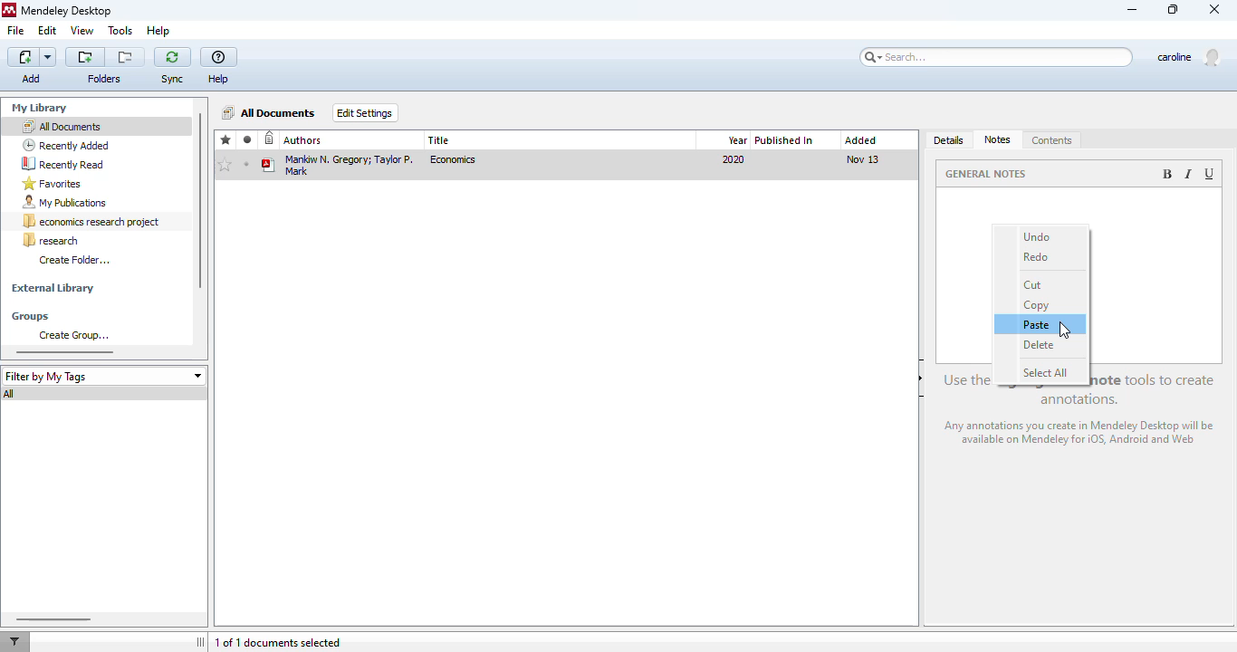 The height and width of the screenshot is (652, 1237). I want to click on added, so click(860, 140).